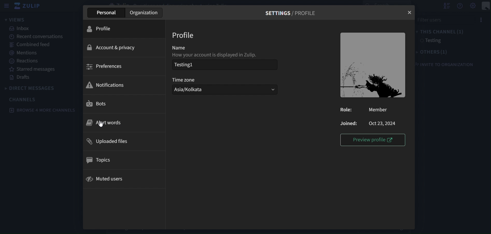  What do you see at coordinates (100, 159) in the screenshot?
I see `topics` at bounding box center [100, 159].